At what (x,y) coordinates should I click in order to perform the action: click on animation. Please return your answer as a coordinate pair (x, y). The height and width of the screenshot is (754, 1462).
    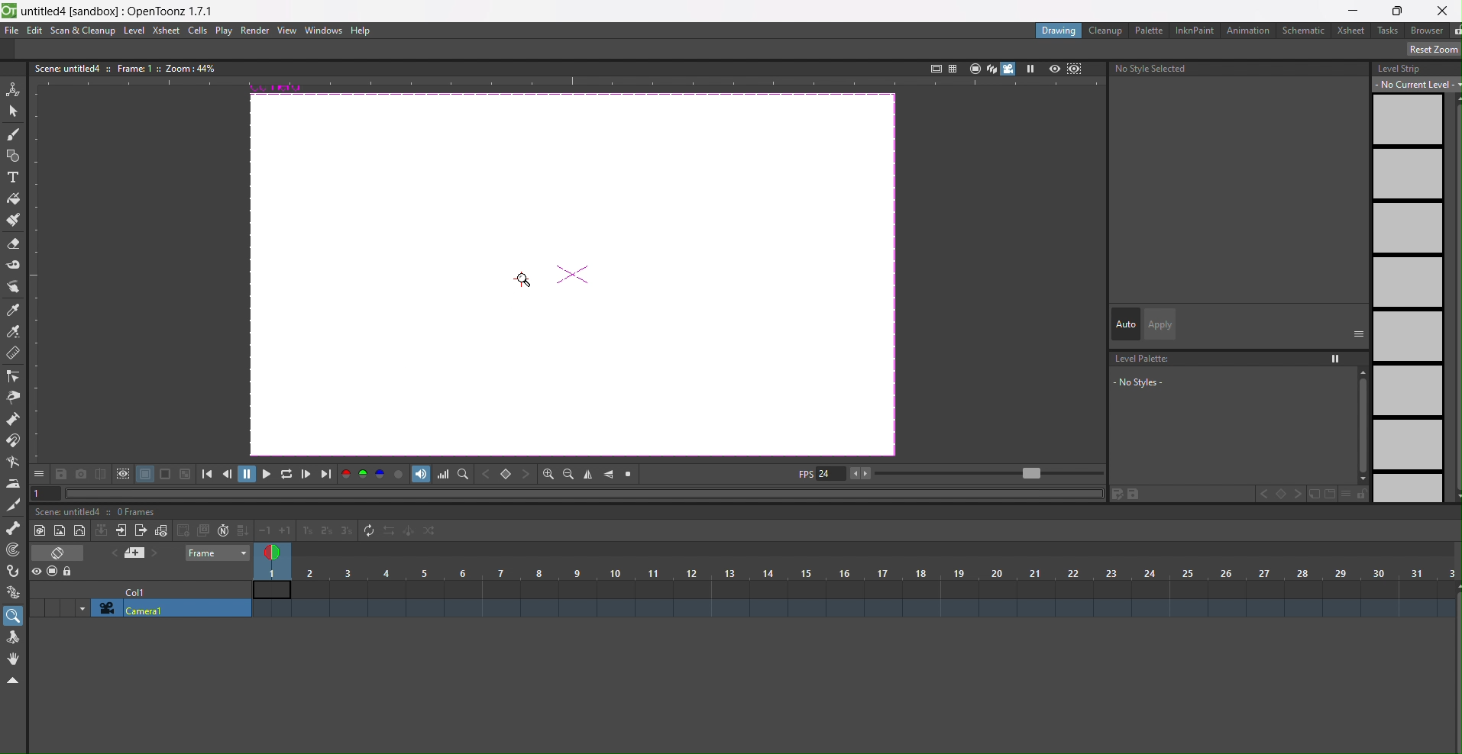
    Looking at the image, I should click on (1249, 30).